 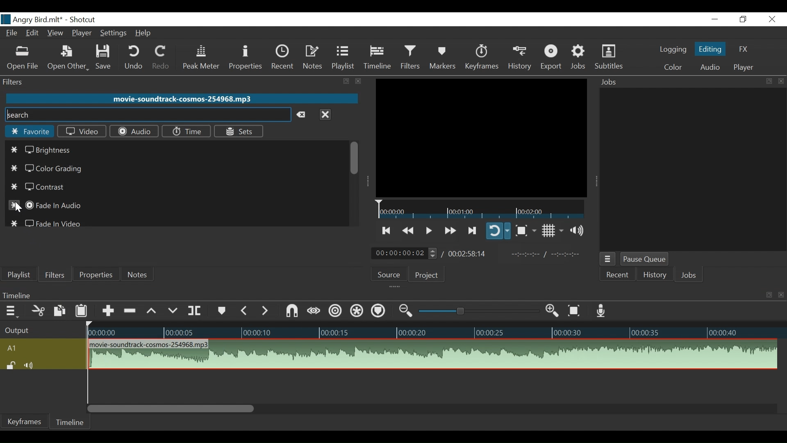 What do you see at coordinates (334, 311) in the screenshot?
I see `Ripple ` at bounding box center [334, 311].